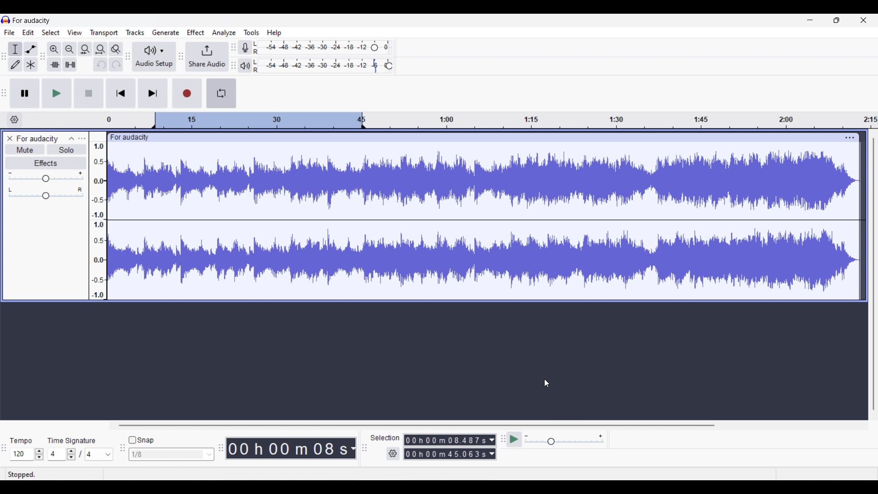 This screenshot has height=494, width=878. Describe the element at coordinates (135, 32) in the screenshot. I see `Tracks menu` at that location.